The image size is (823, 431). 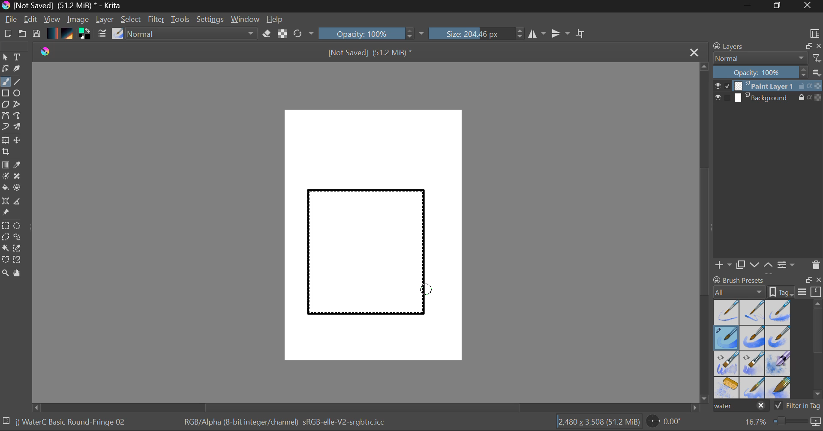 I want to click on Polygon, so click(x=5, y=105).